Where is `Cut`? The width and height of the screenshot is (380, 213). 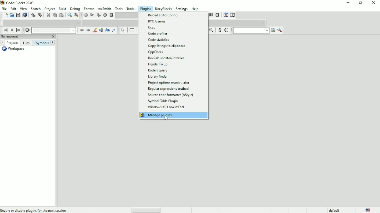
Cut is located at coordinates (48, 15).